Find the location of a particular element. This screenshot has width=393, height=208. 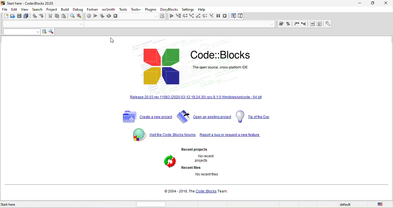

project is located at coordinates (51, 9).